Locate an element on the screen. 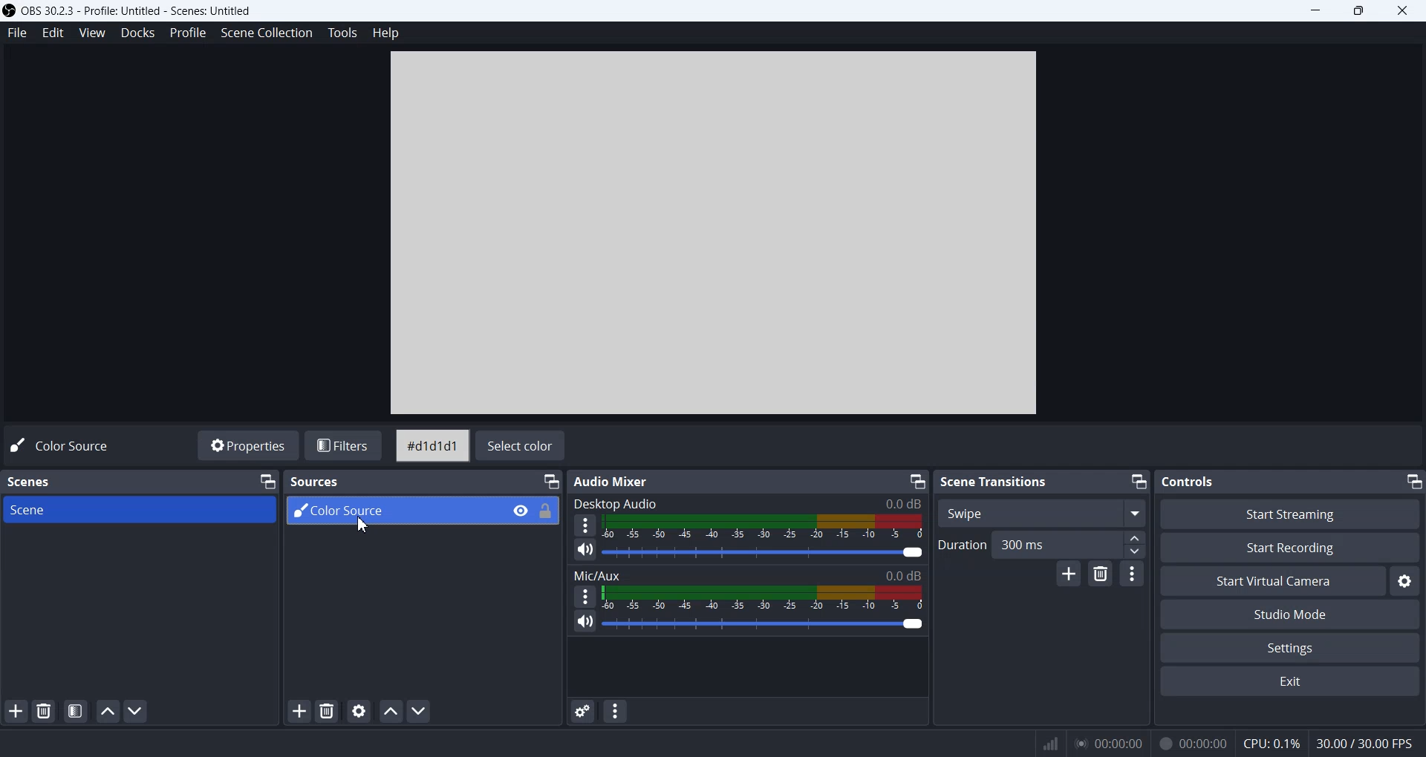 This screenshot has height=757, width=1426. File is located at coordinates (16, 34).